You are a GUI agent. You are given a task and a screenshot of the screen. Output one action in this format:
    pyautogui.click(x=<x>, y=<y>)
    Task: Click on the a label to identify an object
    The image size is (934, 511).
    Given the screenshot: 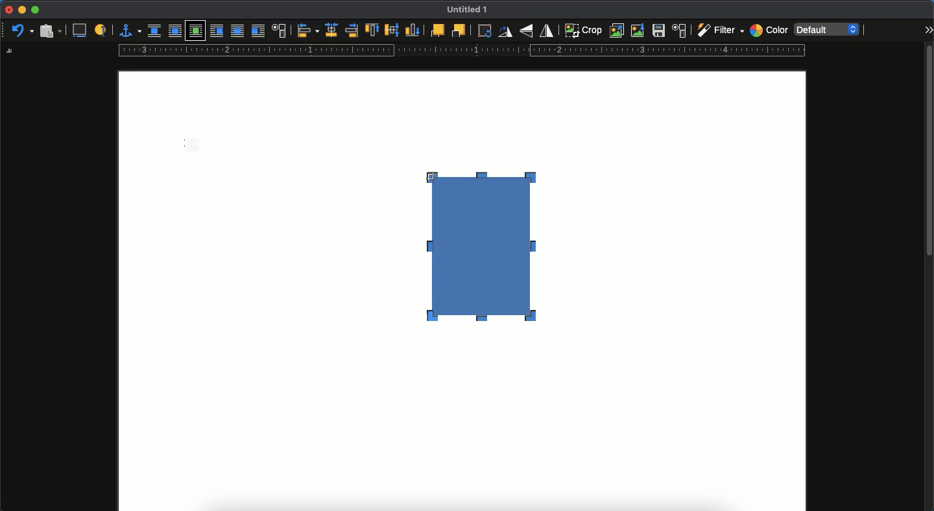 What is the action you would take?
    pyautogui.click(x=102, y=29)
    